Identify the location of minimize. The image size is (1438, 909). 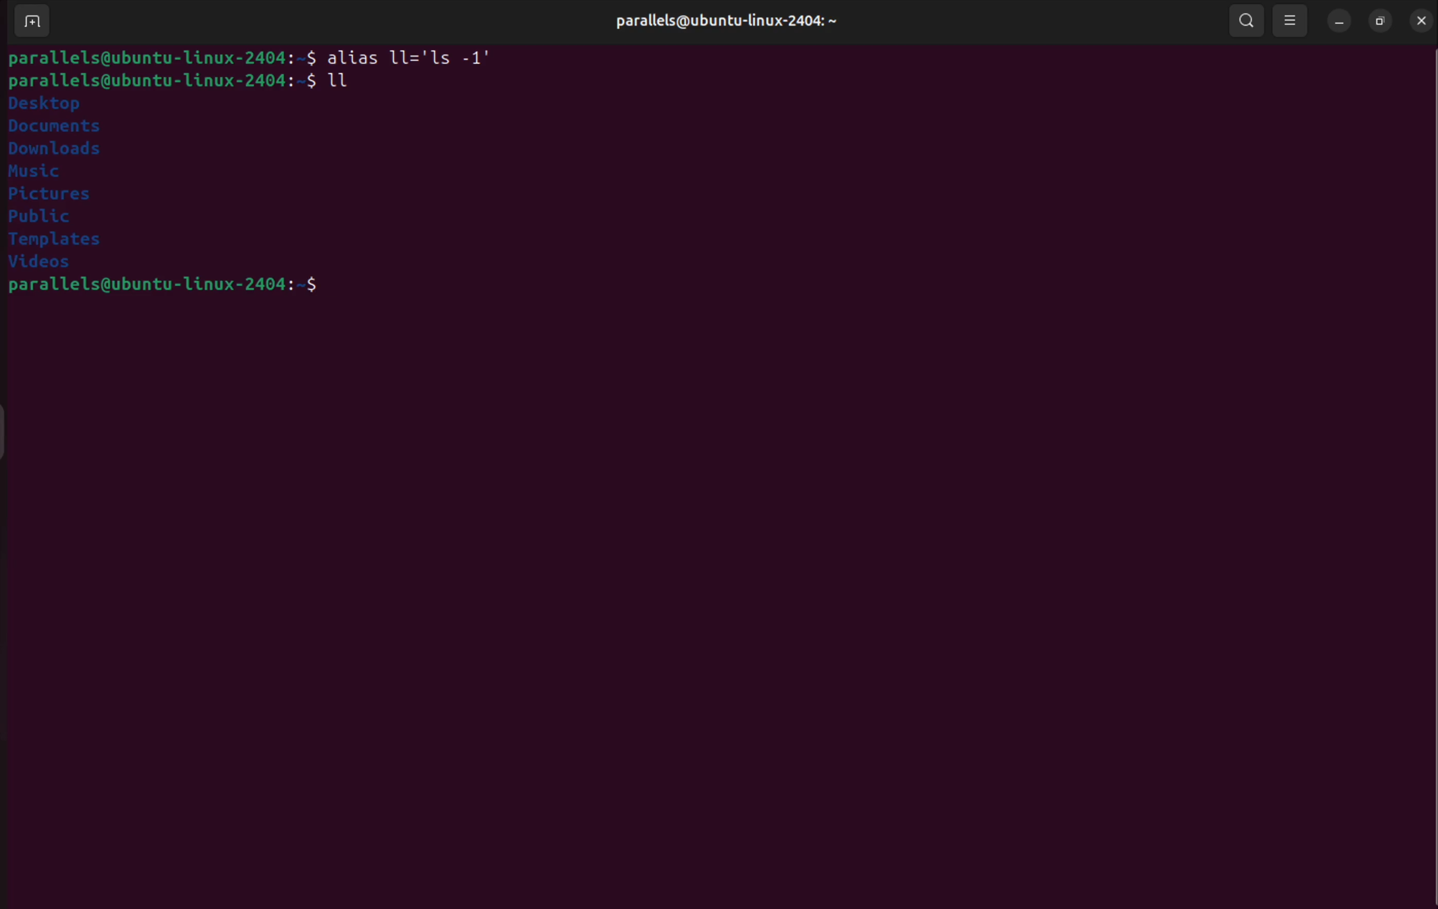
(1340, 23).